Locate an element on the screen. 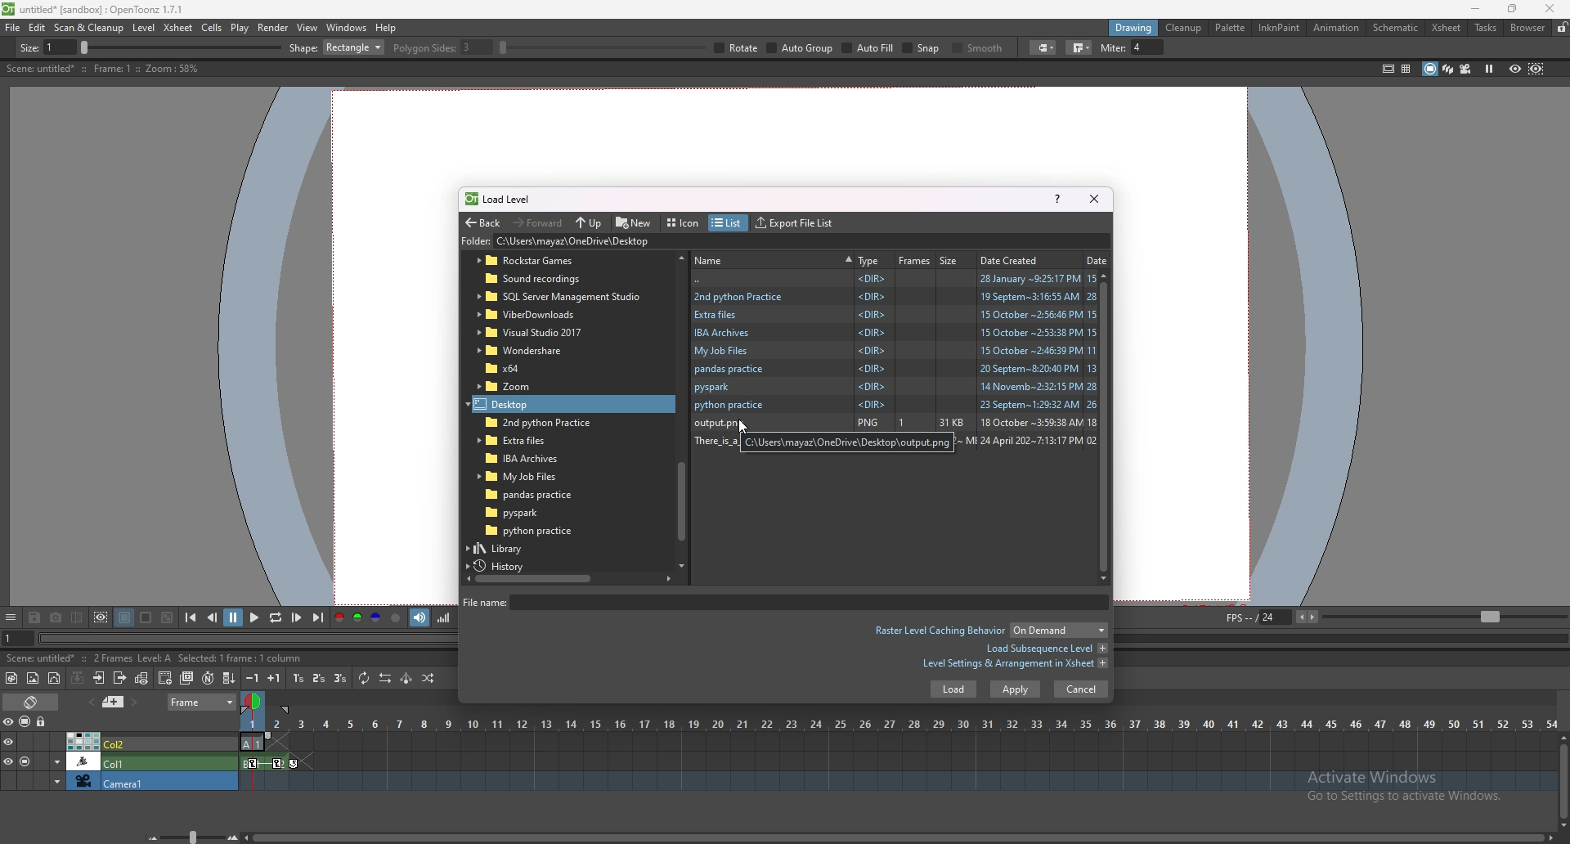  folder is located at coordinates (526, 440).